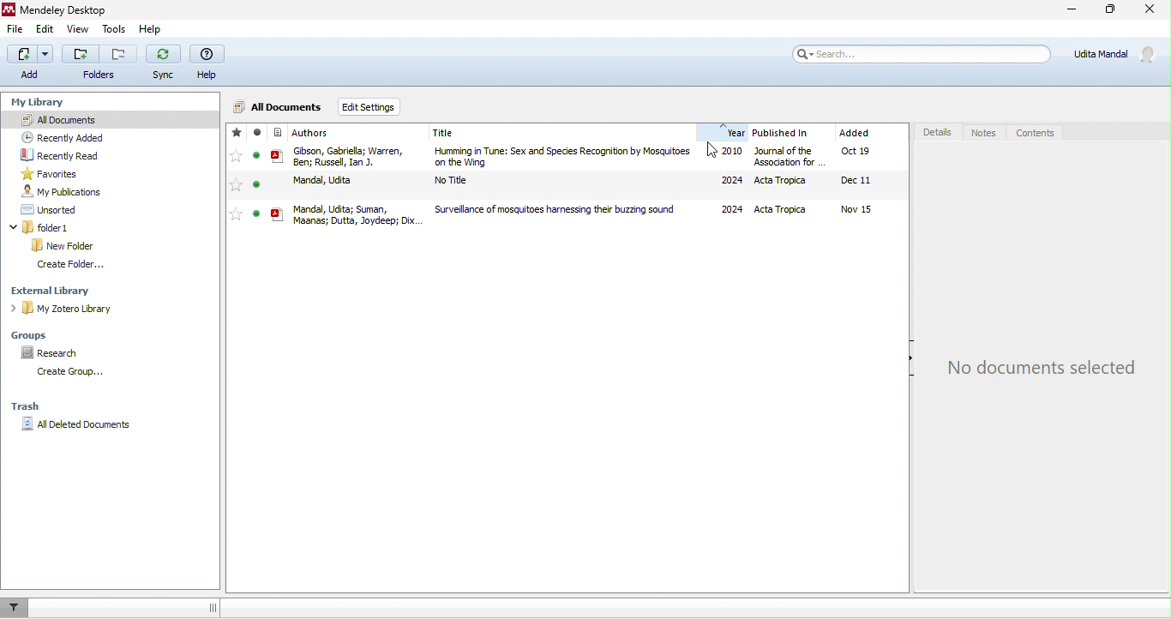 This screenshot has height=619, width=1171. What do you see at coordinates (25, 402) in the screenshot?
I see `trash` at bounding box center [25, 402].